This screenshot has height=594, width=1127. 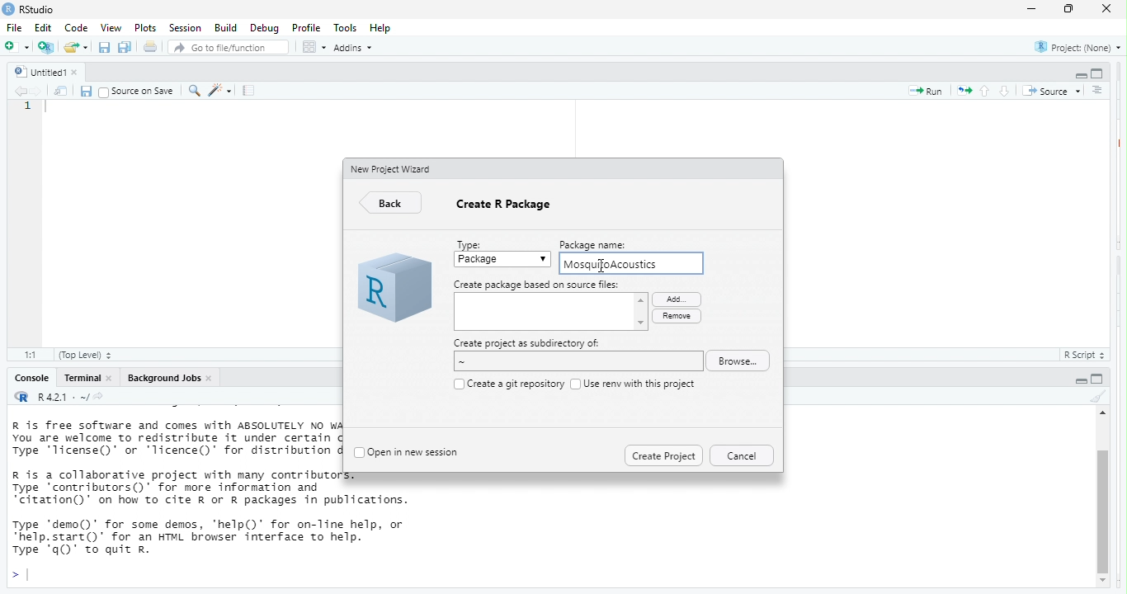 What do you see at coordinates (37, 90) in the screenshot?
I see `go forward to the next source location` at bounding box center [37, 90].